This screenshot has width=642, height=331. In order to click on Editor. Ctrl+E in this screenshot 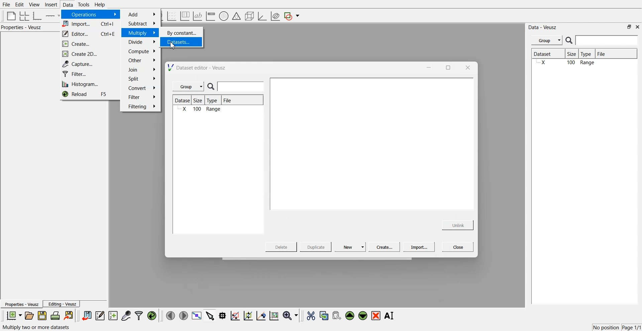, I will do `click(90, 34)`.